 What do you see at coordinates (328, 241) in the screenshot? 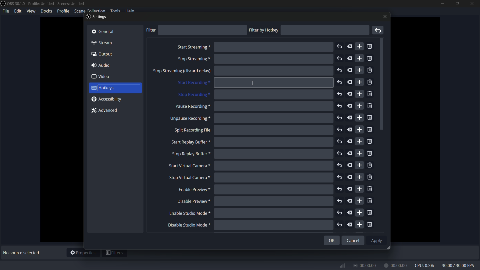
I see `OK` at bounding box center [328, 241].